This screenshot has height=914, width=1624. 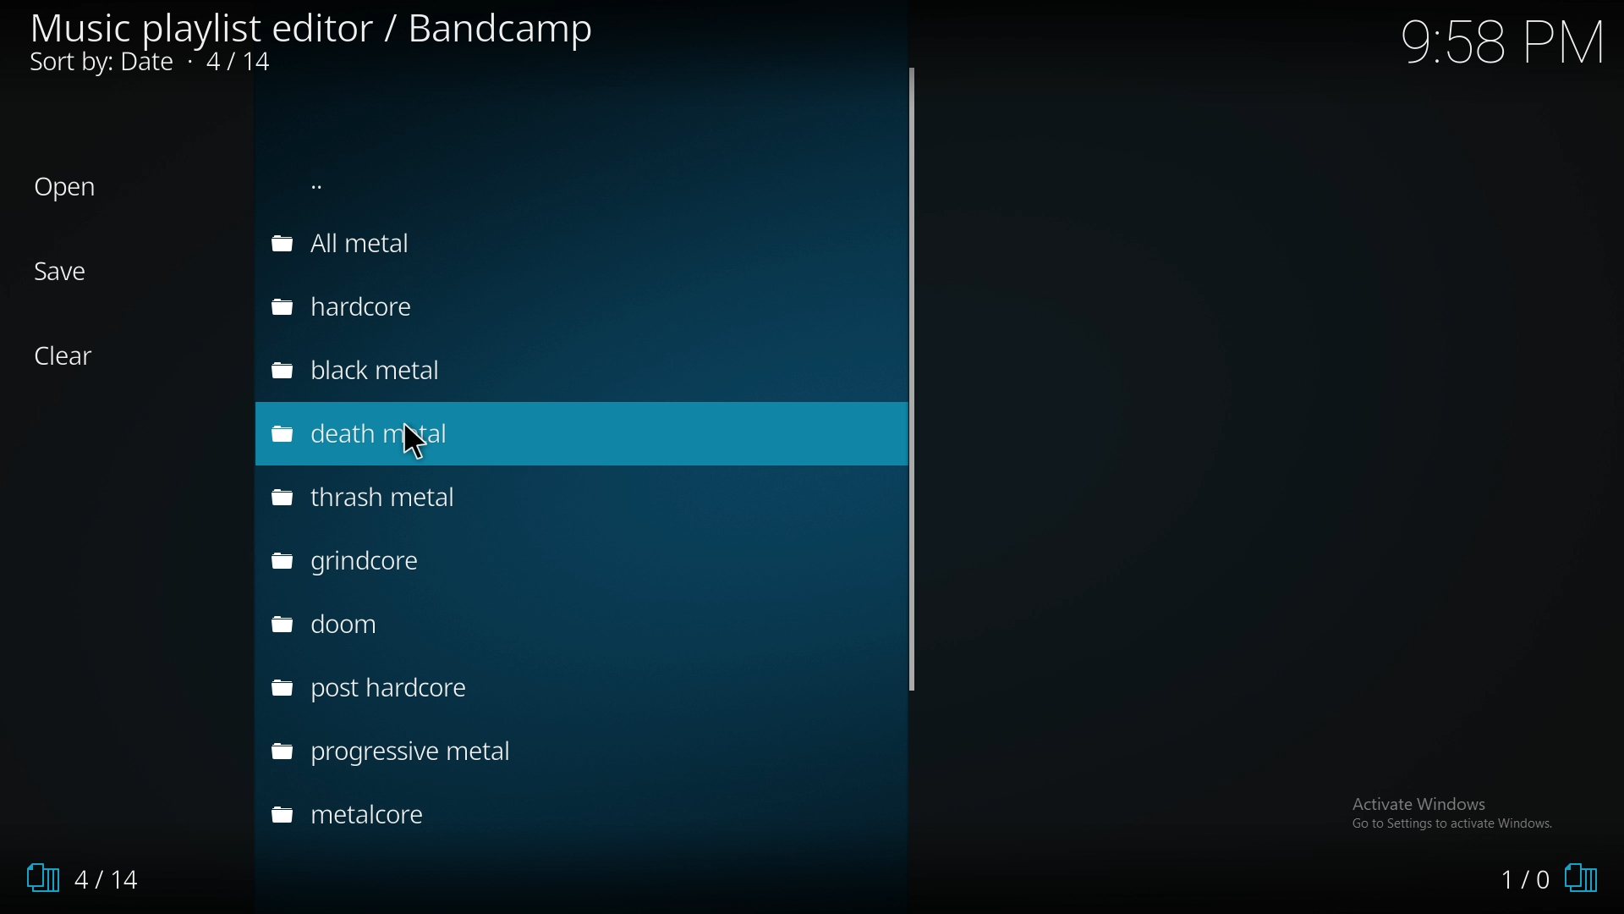 I want to click on Save, so click(x=63, y=272).